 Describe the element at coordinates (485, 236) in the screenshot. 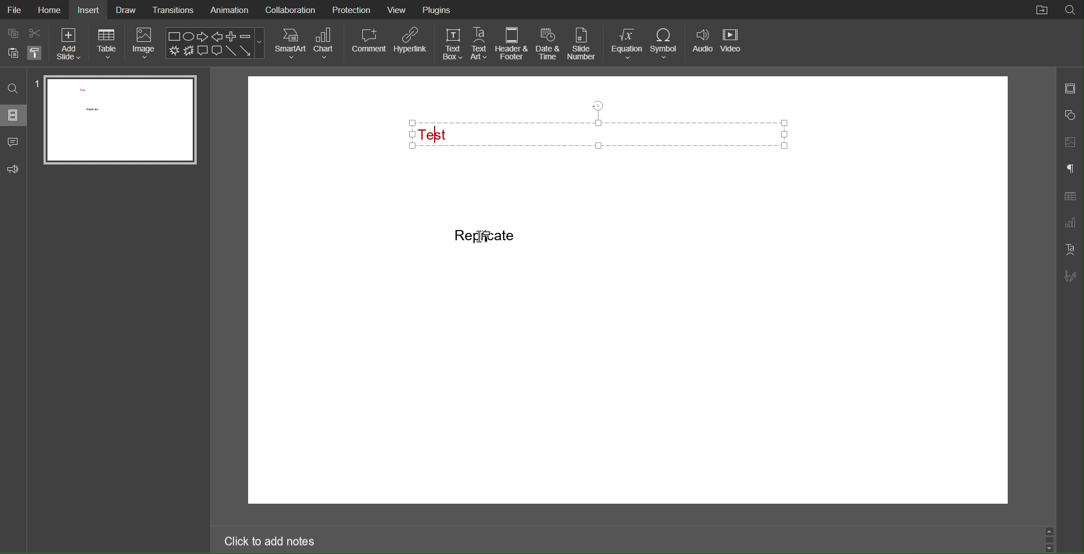

I see `Replicate` at that location.